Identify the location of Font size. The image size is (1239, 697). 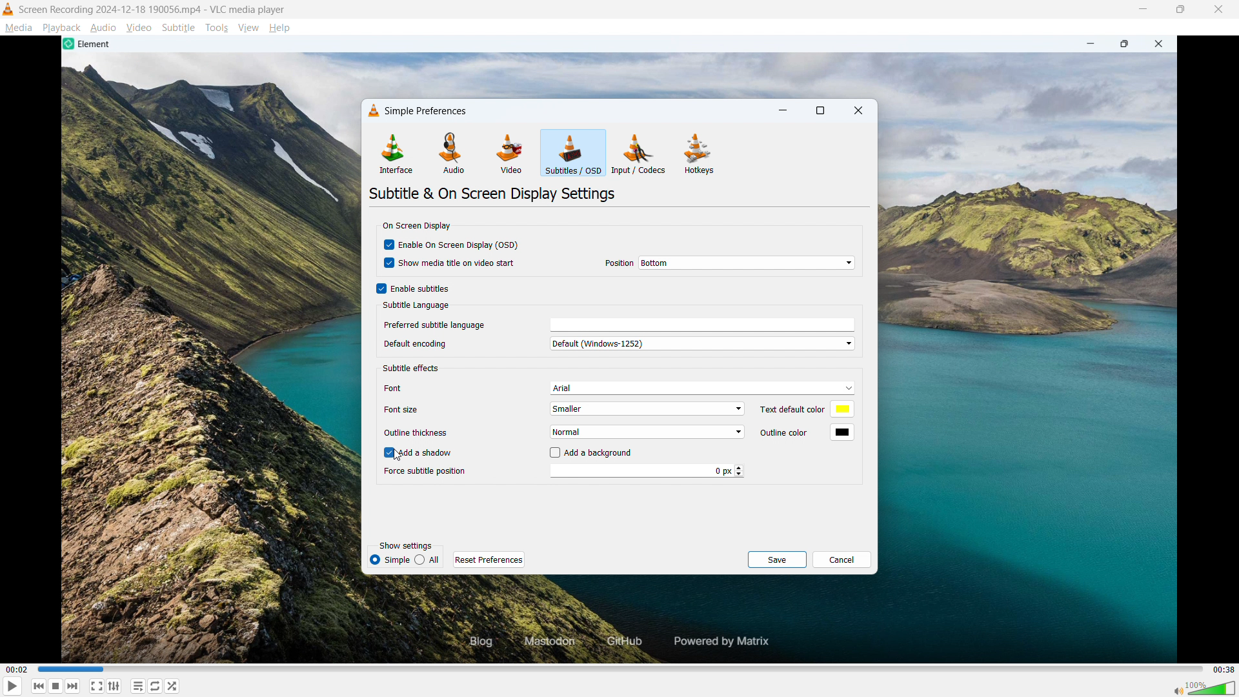
(423, 409).